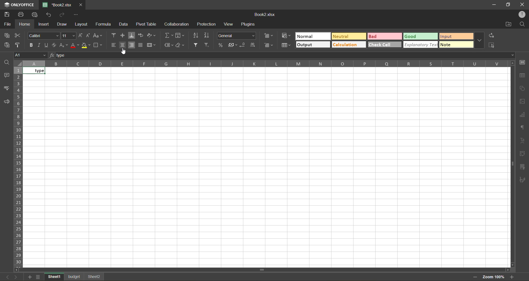 This screenshot has width=529, height=281. I want to click on spellcheck, so click(6, 88).